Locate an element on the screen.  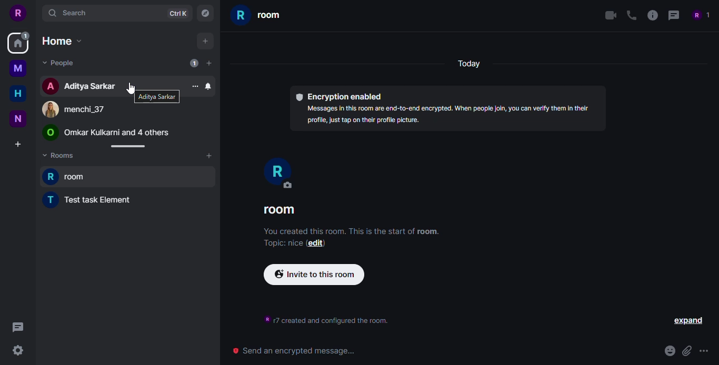
add room is located at coordinates (208, 156).